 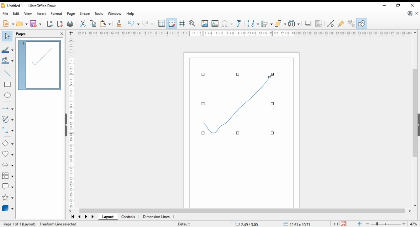 I want to click on previous page, so click(x=79, y=217).